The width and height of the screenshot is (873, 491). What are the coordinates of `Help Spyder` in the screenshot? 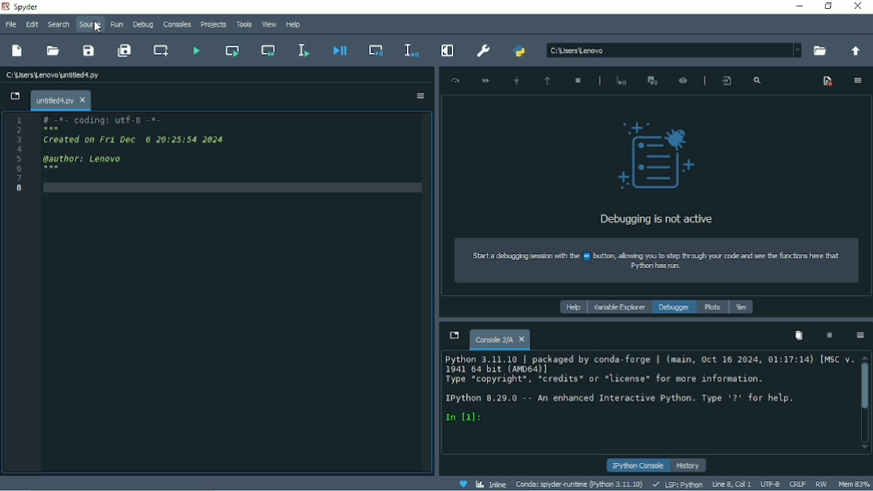 It's located at (463, 484).